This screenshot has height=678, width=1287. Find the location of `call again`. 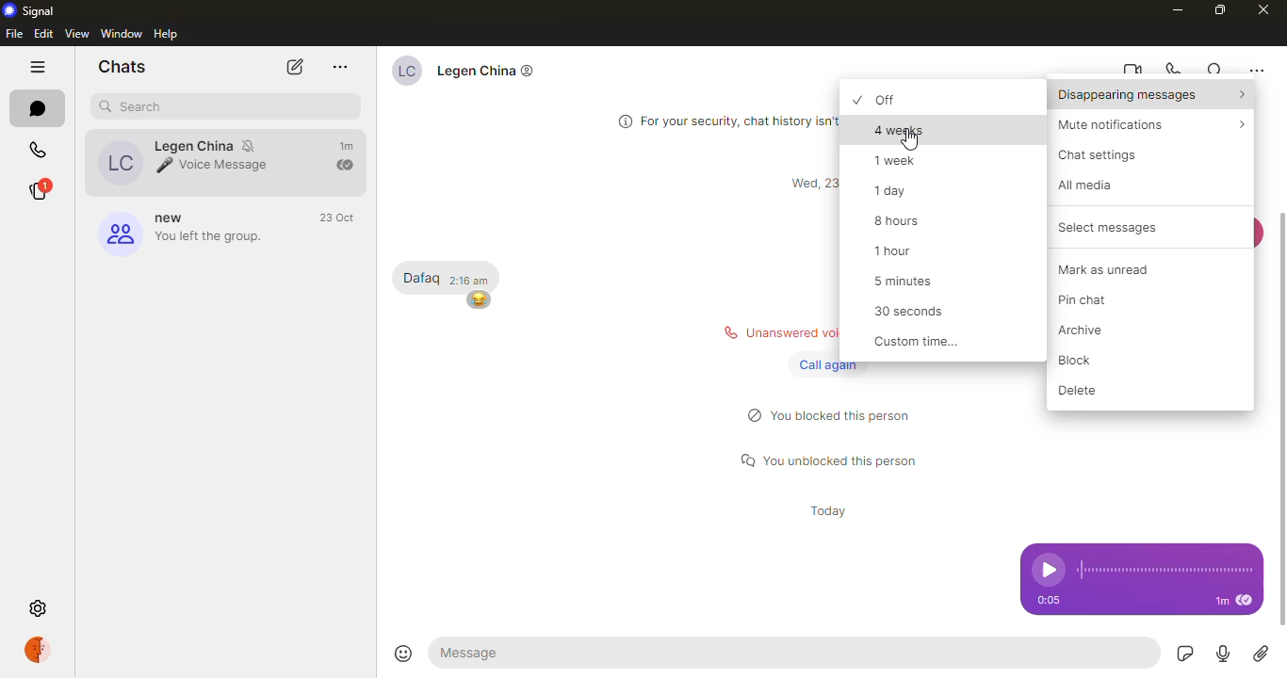

call again is located at coordinates (824, 364).